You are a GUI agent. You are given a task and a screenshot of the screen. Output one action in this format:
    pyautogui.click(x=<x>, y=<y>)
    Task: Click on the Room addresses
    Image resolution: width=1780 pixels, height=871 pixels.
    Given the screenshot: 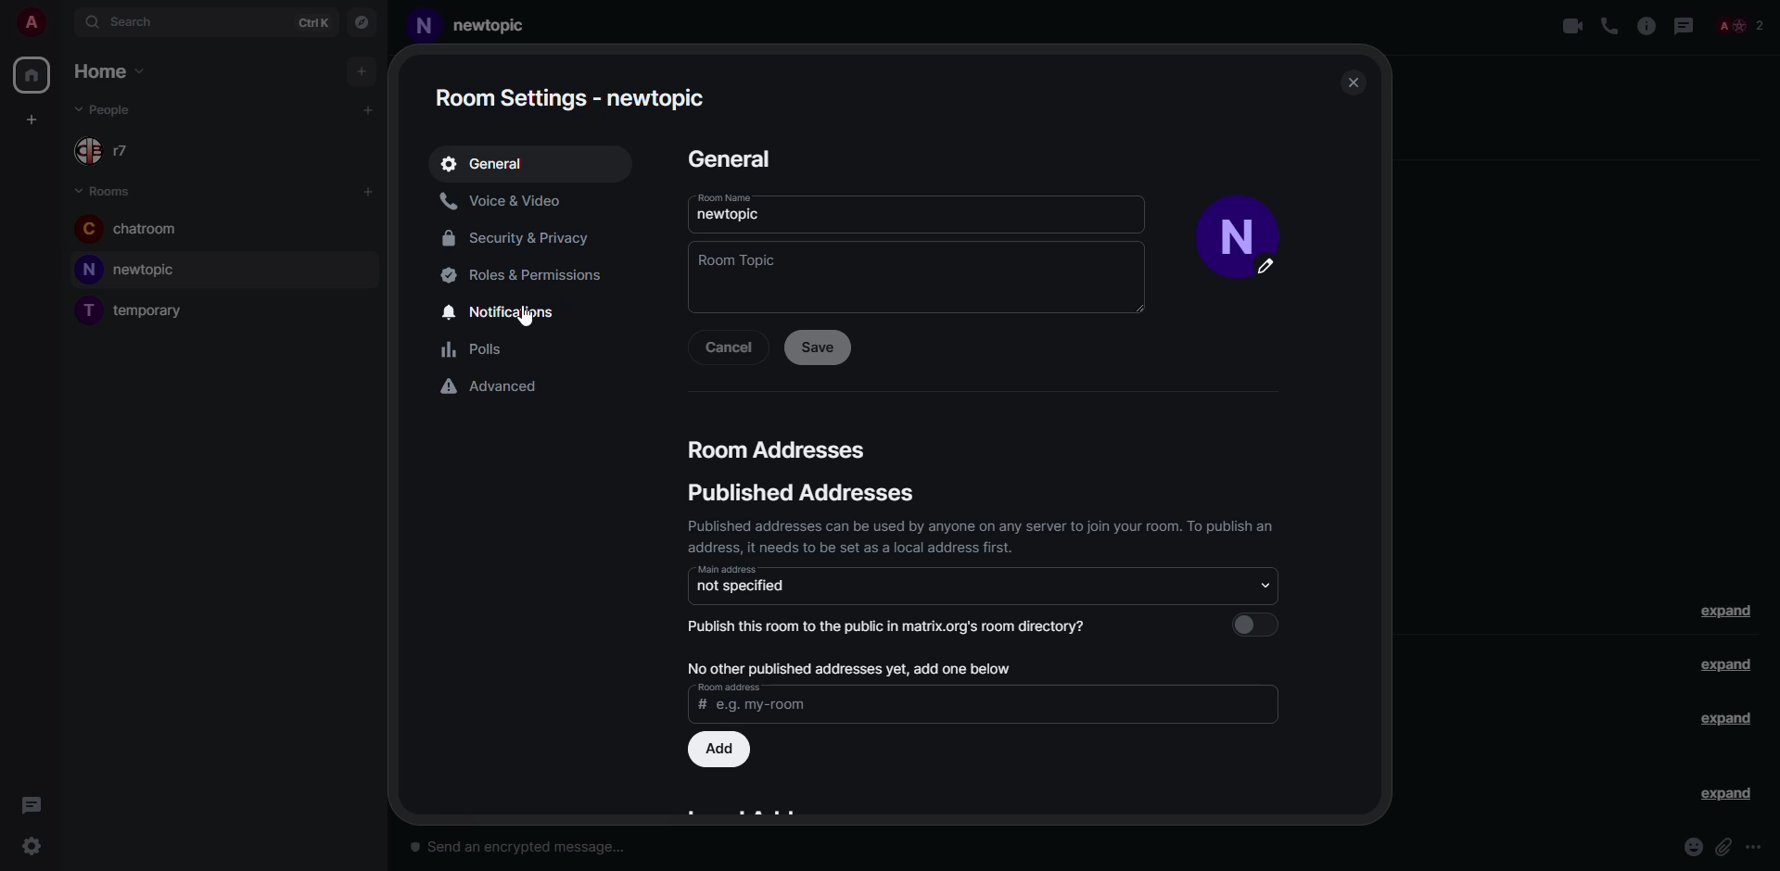 What is the action you would take?
    pyautogui.click(x=779, y=451)
    